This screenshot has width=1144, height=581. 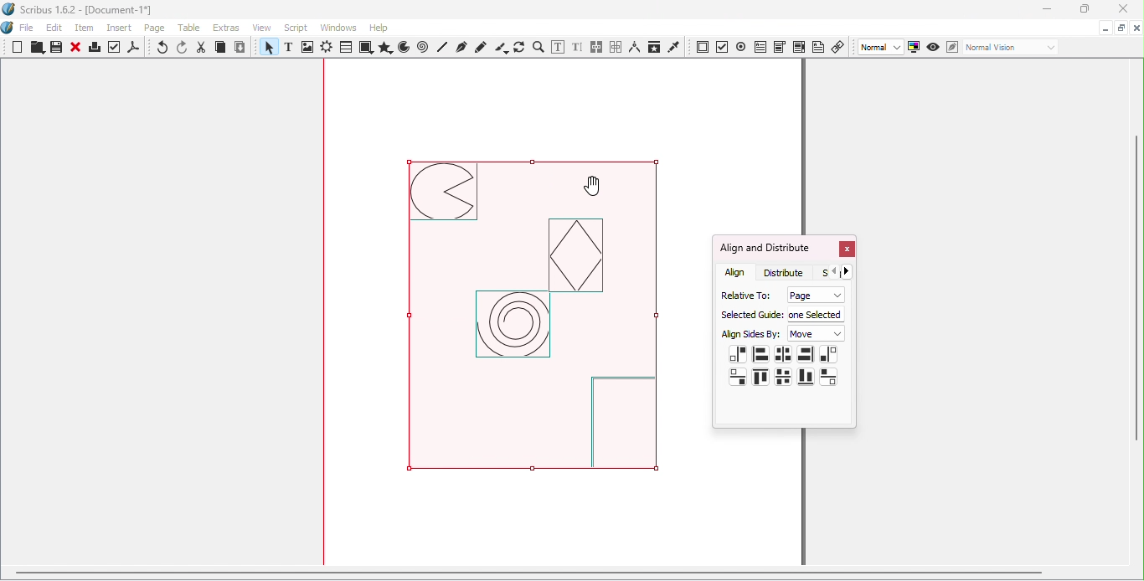 I want to click on Shapes, so click(x=365, y=48).